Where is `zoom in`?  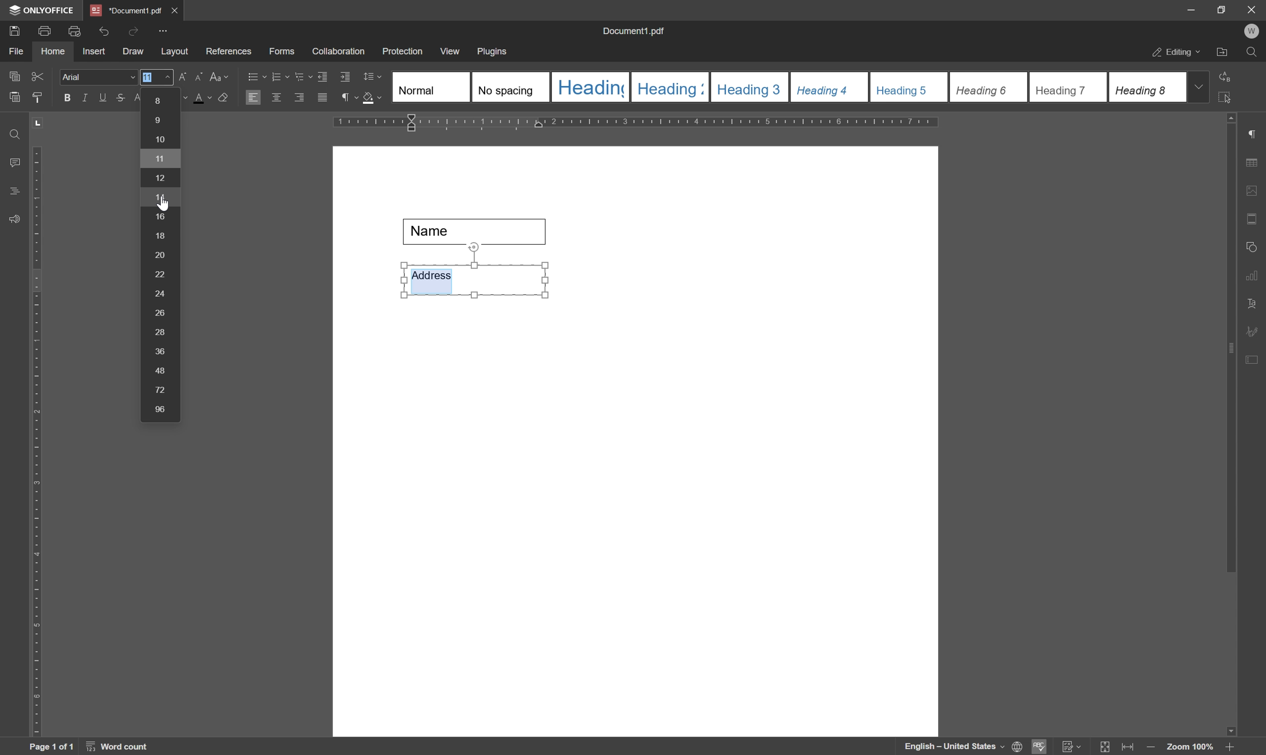
zoom in is located at coordinates (1228, 747).